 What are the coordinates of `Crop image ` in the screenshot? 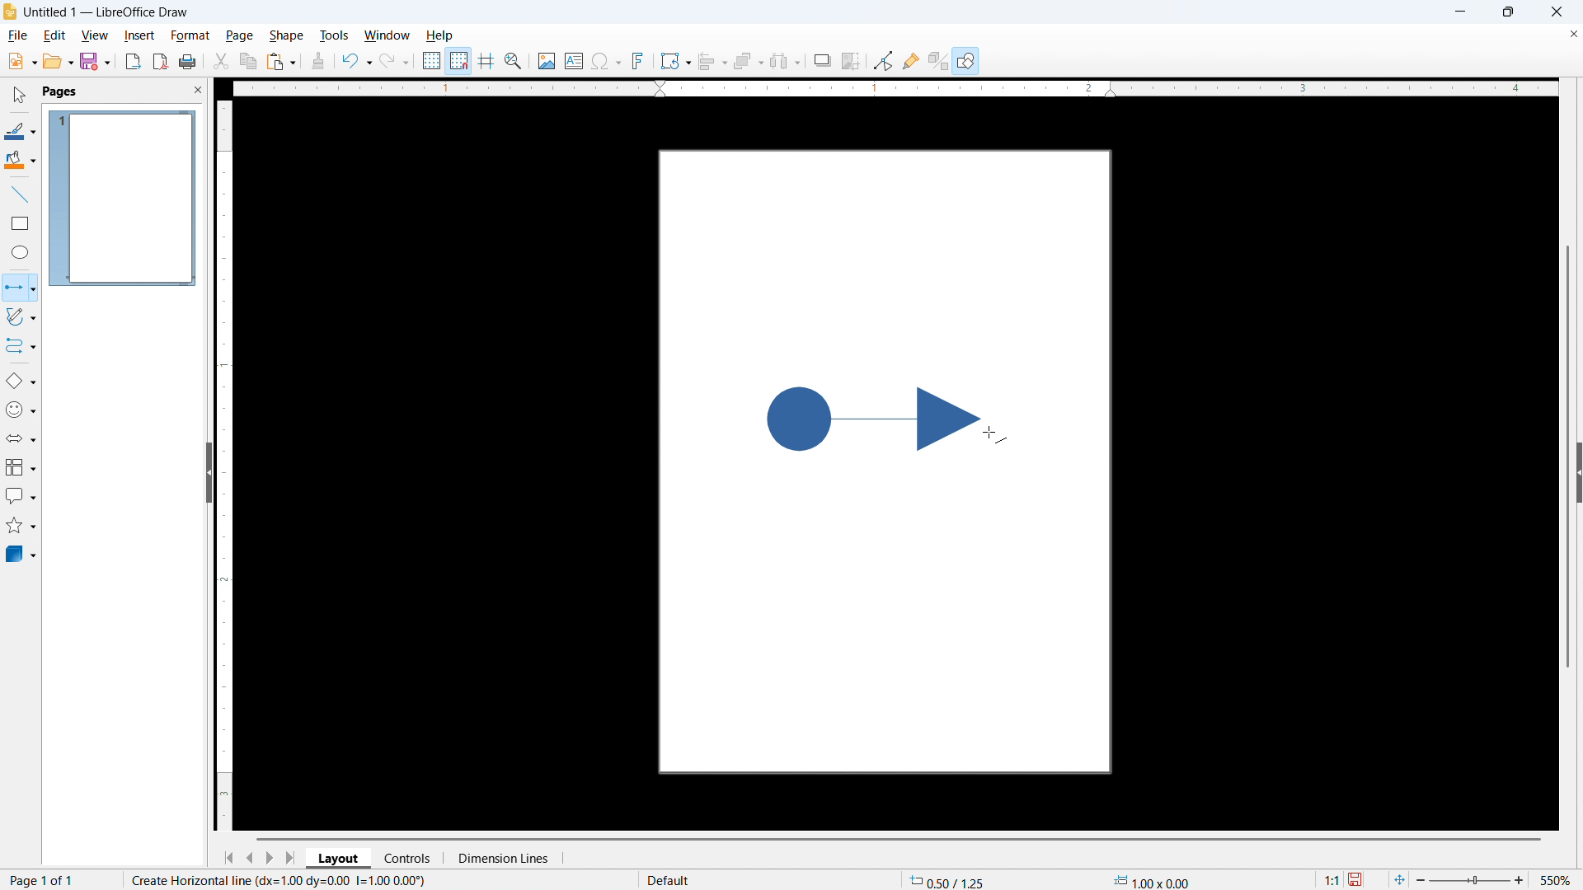 It's located at (852, 60).